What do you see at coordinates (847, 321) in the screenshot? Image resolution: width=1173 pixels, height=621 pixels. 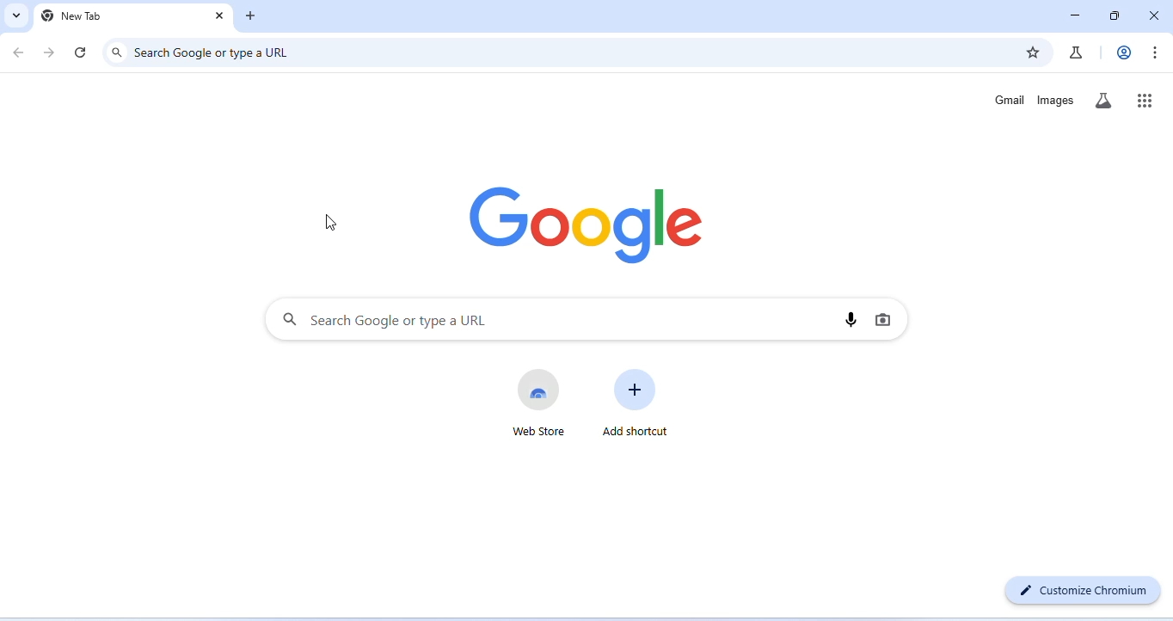 I see `voice search` at bounding box center [847, 321].